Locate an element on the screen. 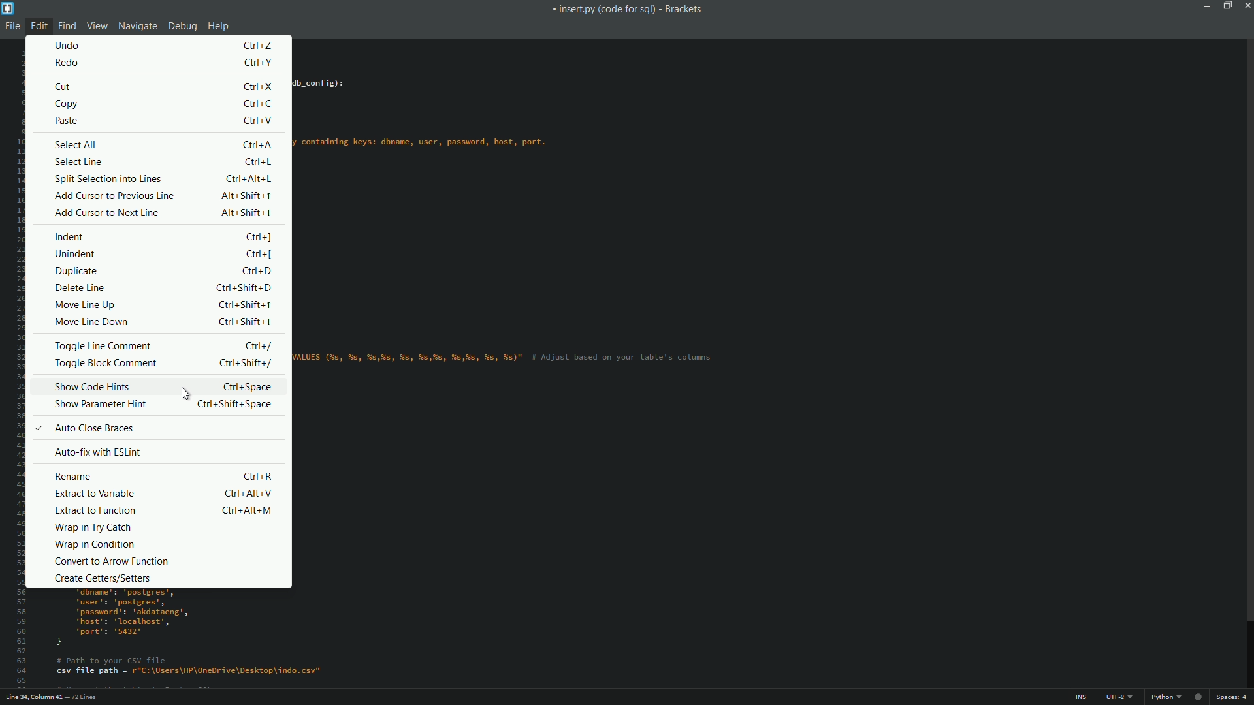  keyboard shortcut is located at coordinates (257, 45).